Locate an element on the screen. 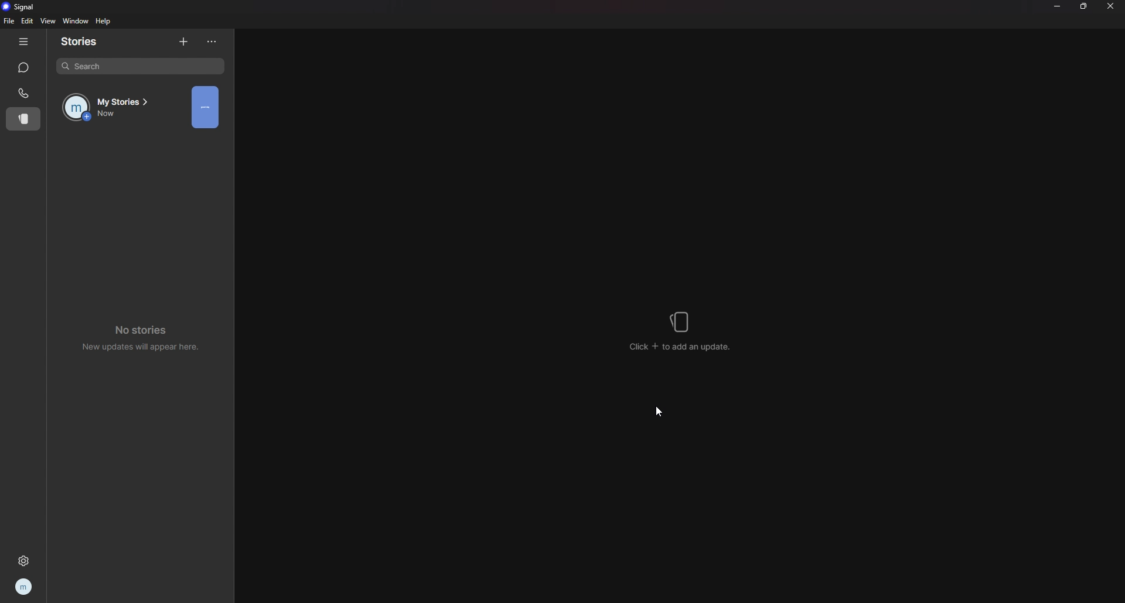  stories is located at coordinates (85, 42).